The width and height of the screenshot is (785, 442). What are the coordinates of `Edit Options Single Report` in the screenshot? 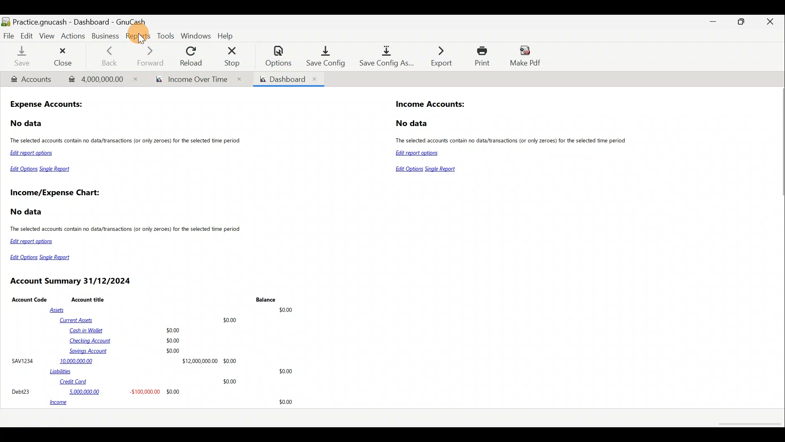 It's located at (43, 257).